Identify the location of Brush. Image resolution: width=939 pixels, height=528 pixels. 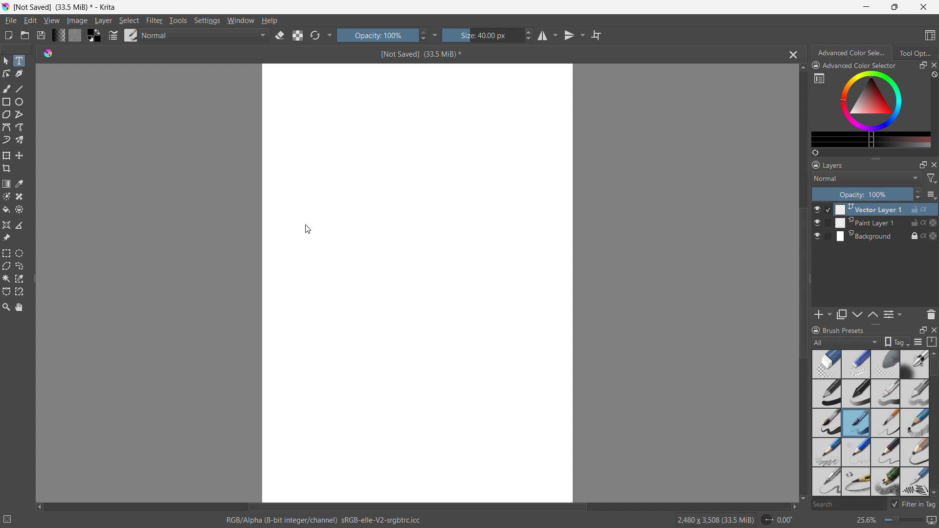
(856, 423).